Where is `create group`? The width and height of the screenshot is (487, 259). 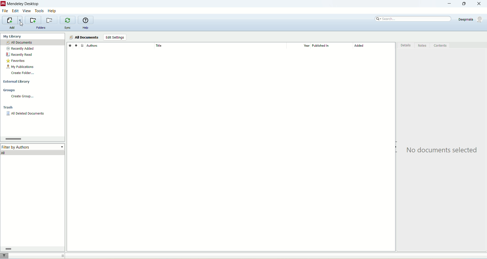
create group is located at coordinates (22, 96).